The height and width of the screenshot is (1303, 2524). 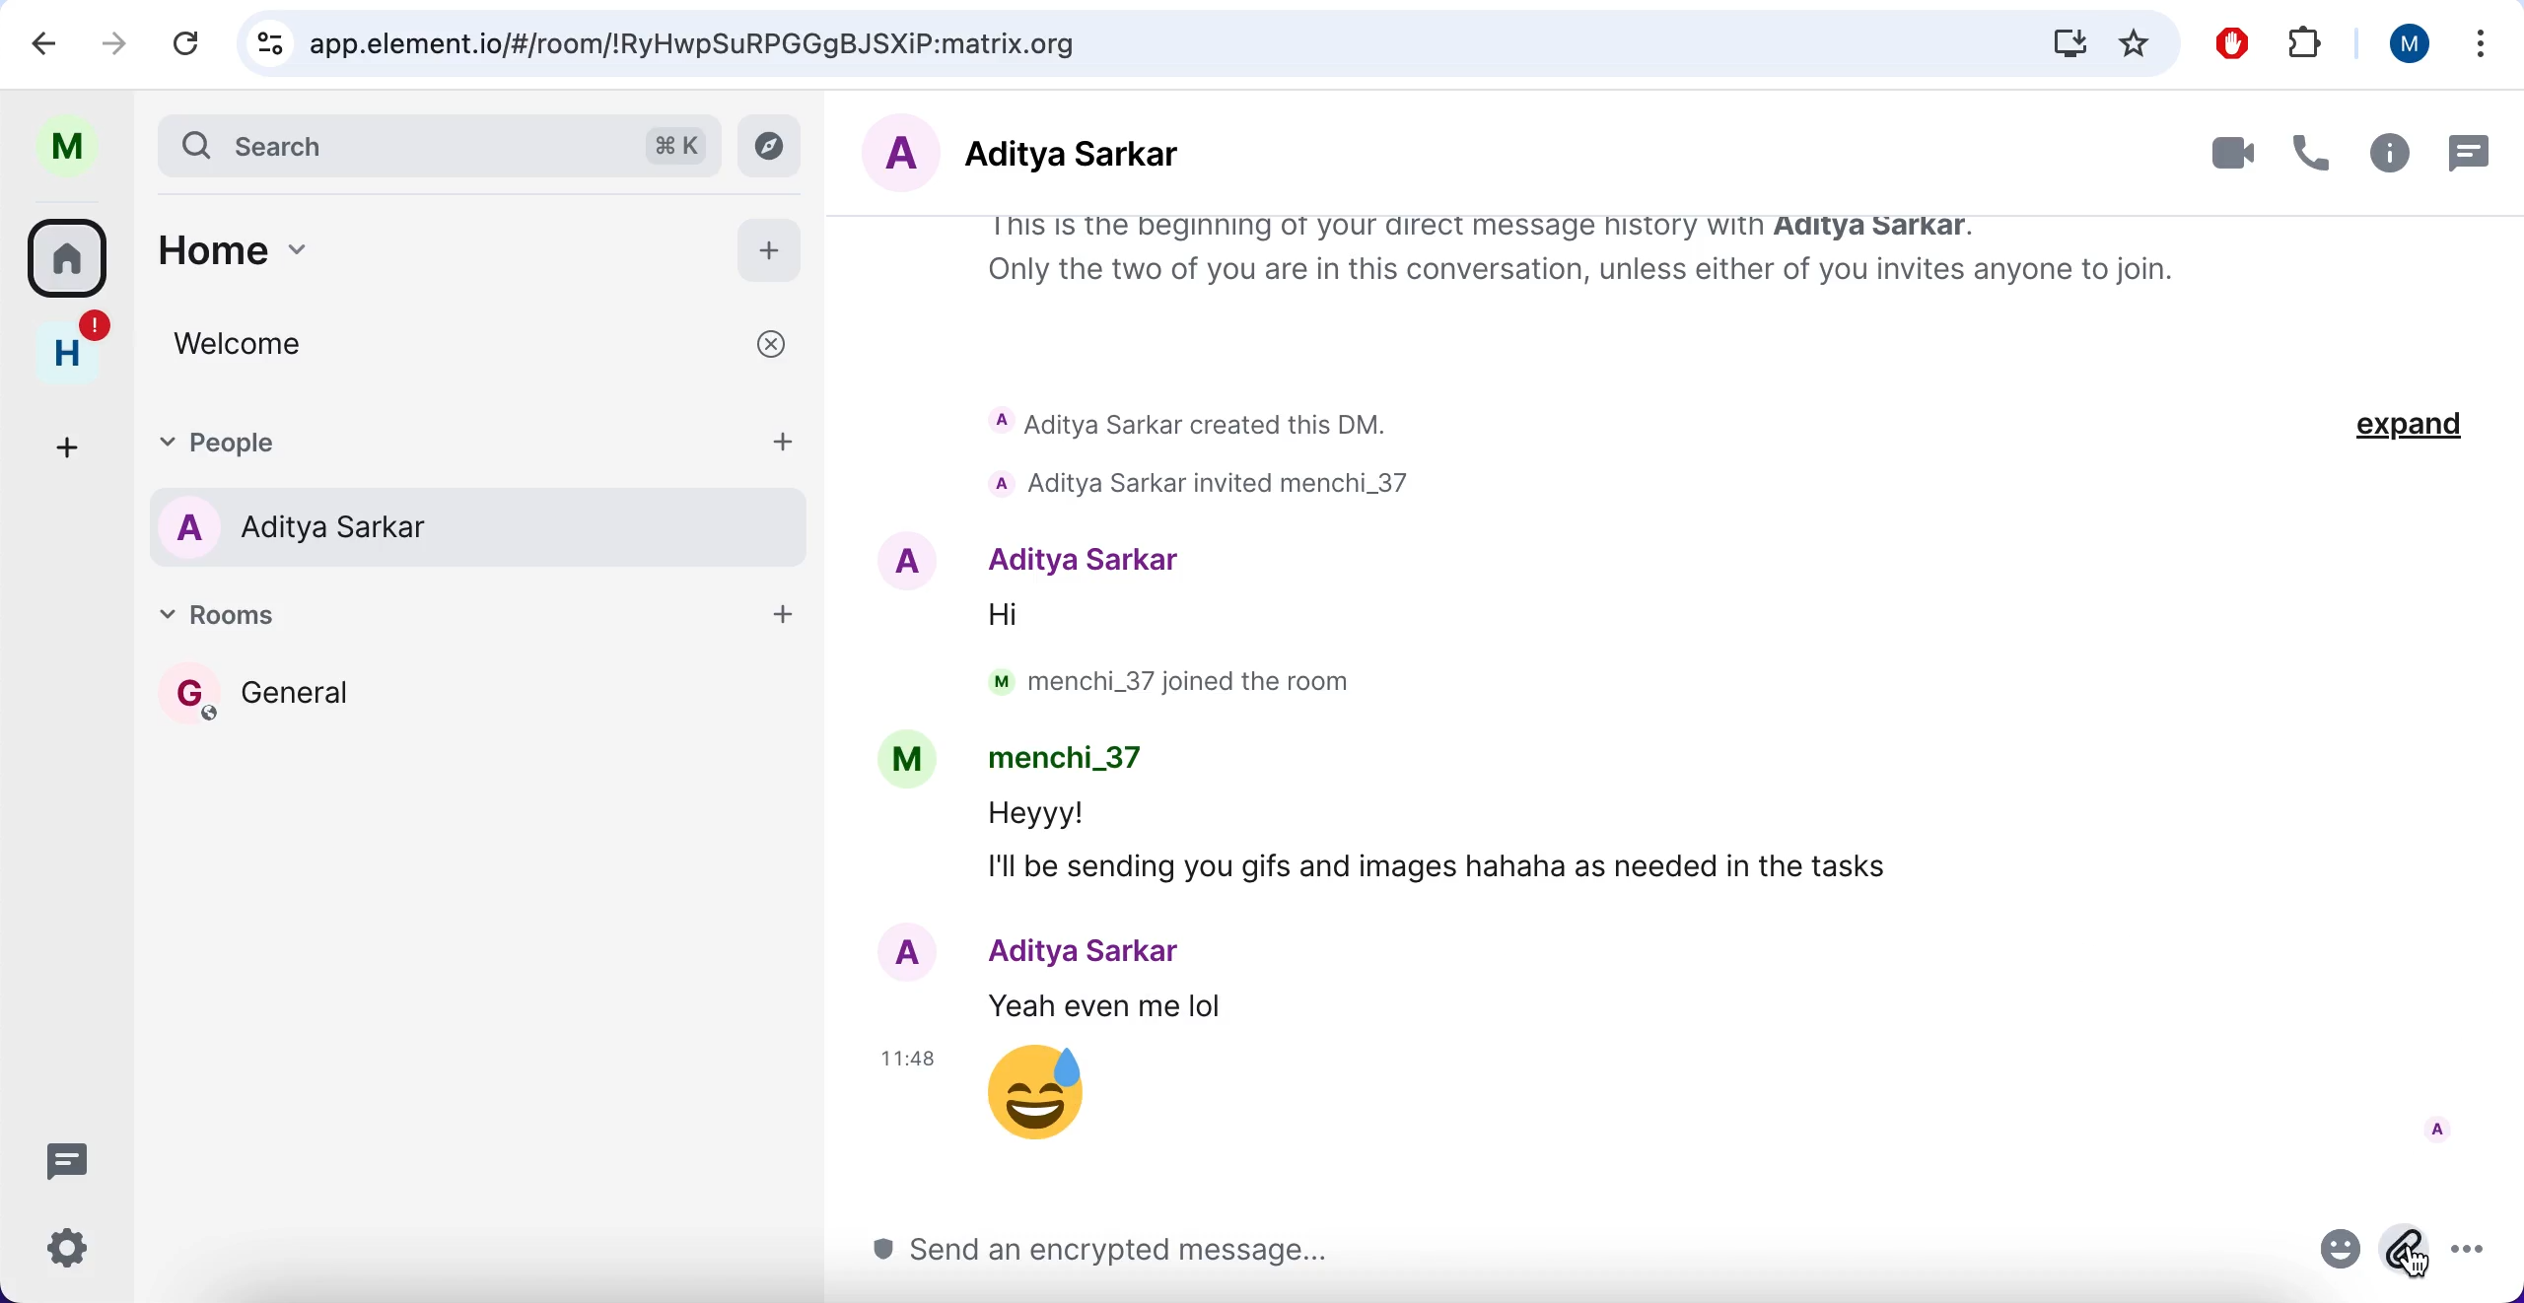 I want to click on user, so click(x=65, y=142).